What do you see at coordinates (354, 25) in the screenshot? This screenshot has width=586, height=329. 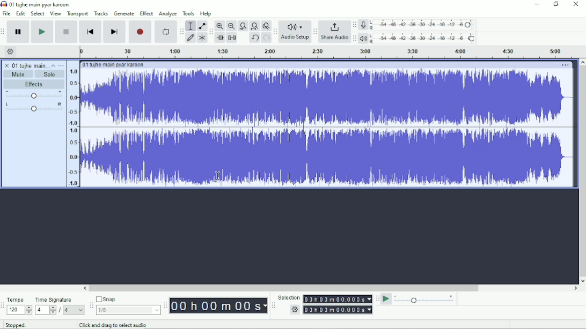 I see `Audacity record meter toolbar` at bounding box center [354, 25].